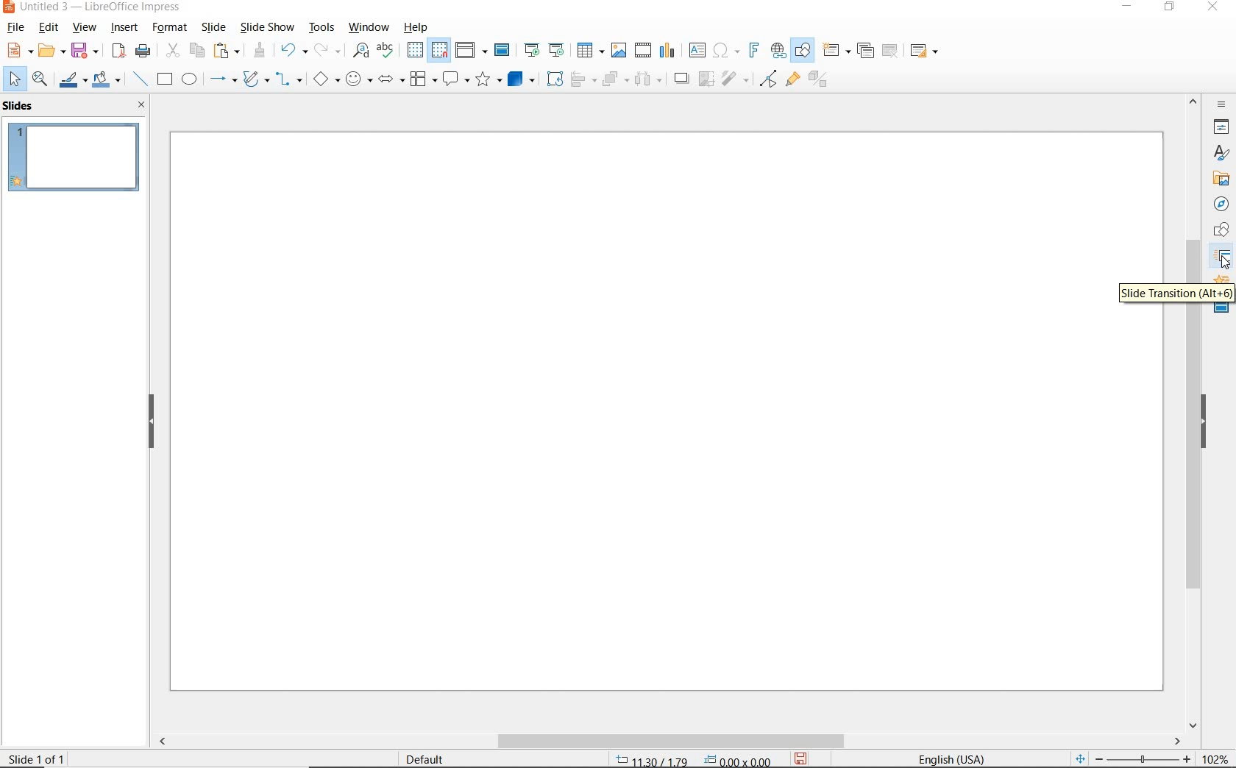 Image resolution: width=1236 pixels, height=768 pixels. What do you see at coordinates (268, 27) in the screenshot?
I see `SLIDE SHOW` at bounding box center [268, 27].